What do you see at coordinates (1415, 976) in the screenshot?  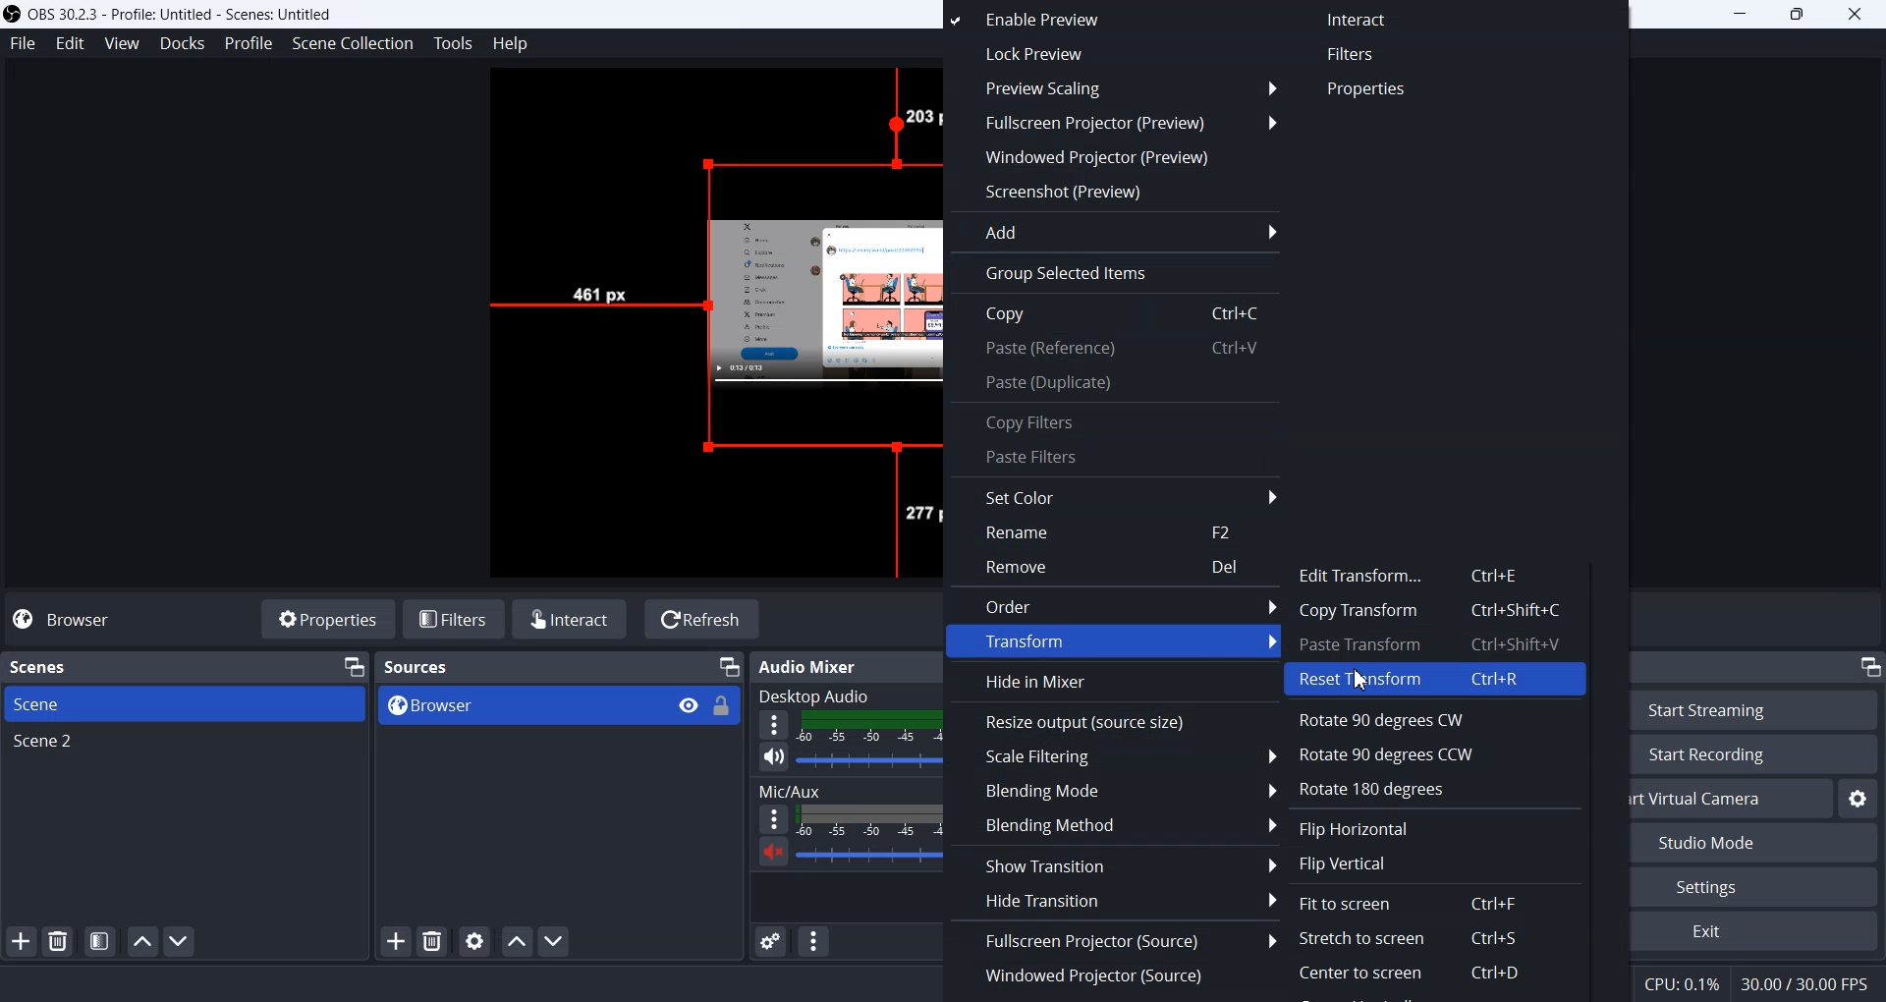 I see `Center to screen` at bounding box center [1415, 976].